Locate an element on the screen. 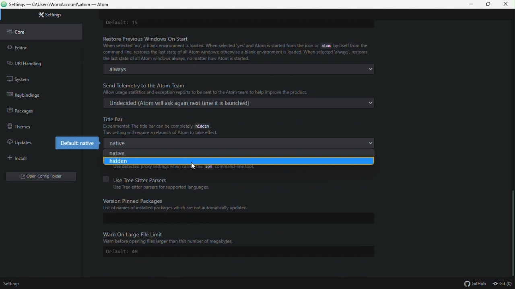 This screenshot has width=515, height=289. core is located at coordinates (42, 31).